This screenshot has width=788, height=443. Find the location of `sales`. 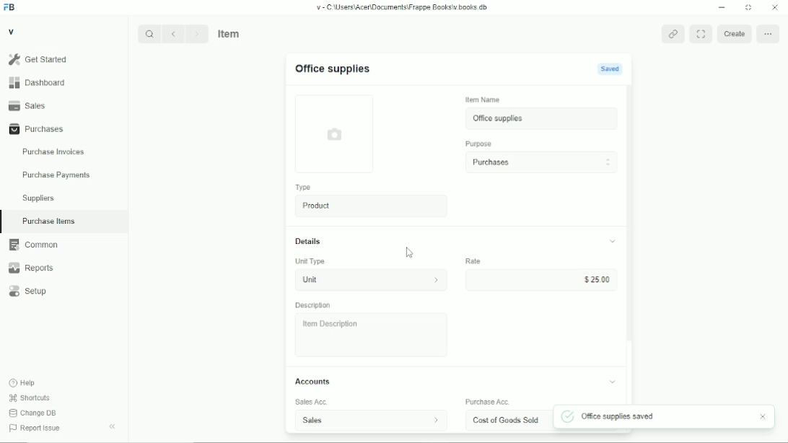

sales is located at coordinates (27, 105).